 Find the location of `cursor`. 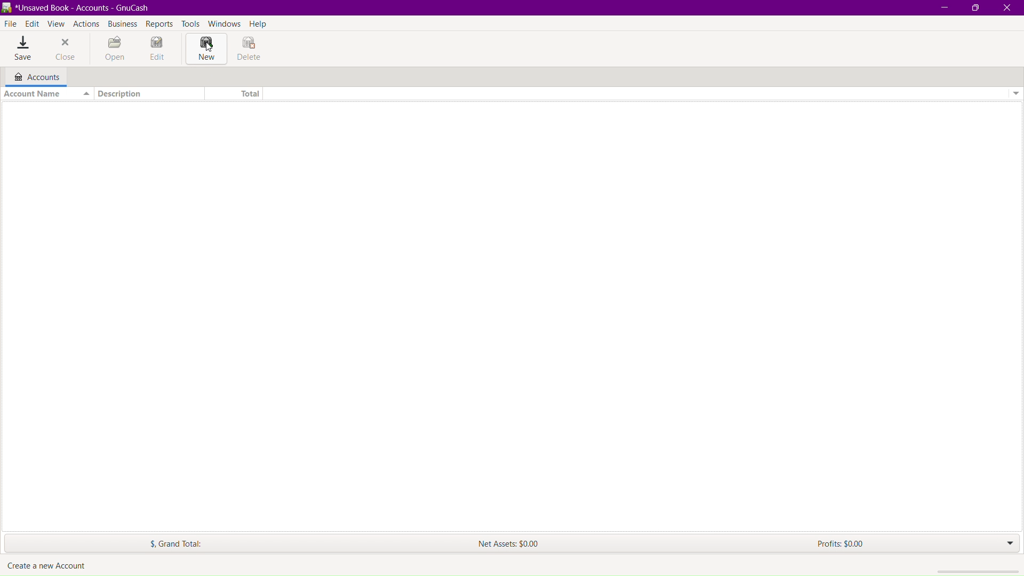

cursor is located at coordinates (213, 49).